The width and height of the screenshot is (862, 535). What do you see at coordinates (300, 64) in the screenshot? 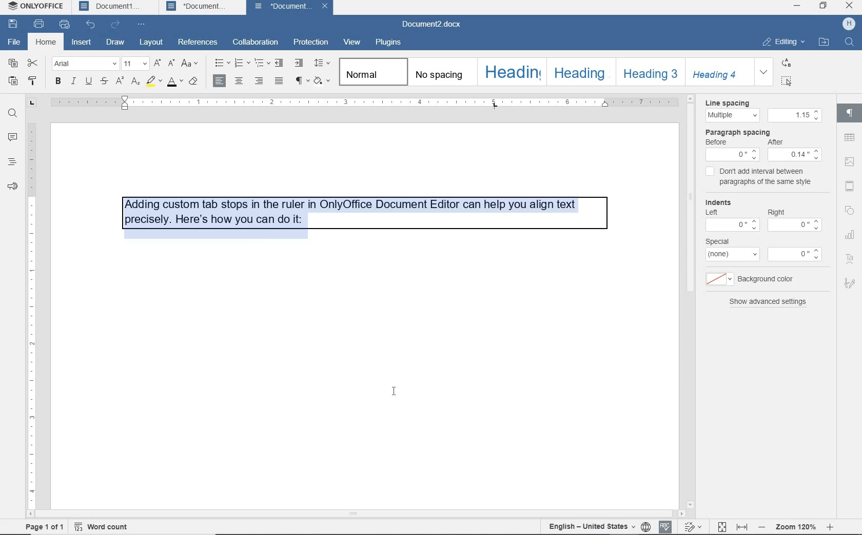
I see `increase indent` at bounding box center [300, 64].